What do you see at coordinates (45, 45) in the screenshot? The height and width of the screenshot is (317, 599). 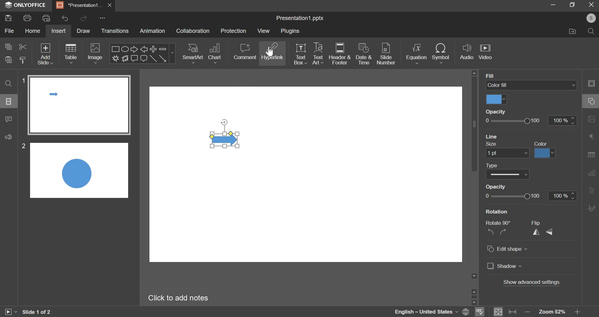 I see `` at bounding box center [45, 45].